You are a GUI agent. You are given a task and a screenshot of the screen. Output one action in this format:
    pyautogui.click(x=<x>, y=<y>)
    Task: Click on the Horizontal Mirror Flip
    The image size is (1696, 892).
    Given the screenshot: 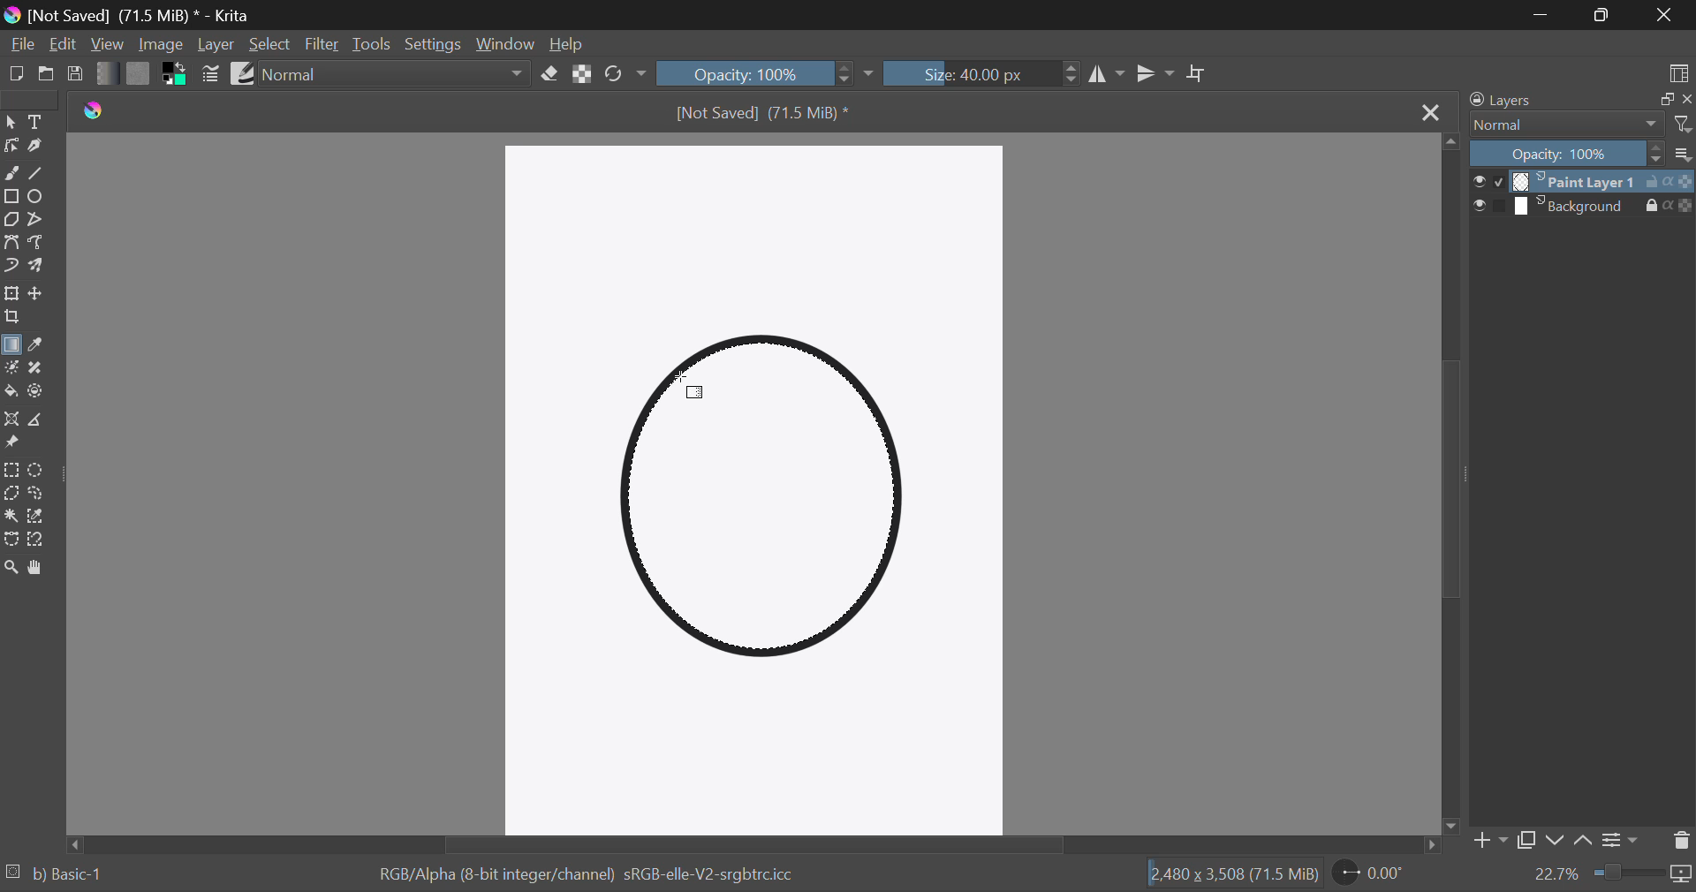 What is the action you would take?
    pyautogui.click(x=1157, y=76)
    